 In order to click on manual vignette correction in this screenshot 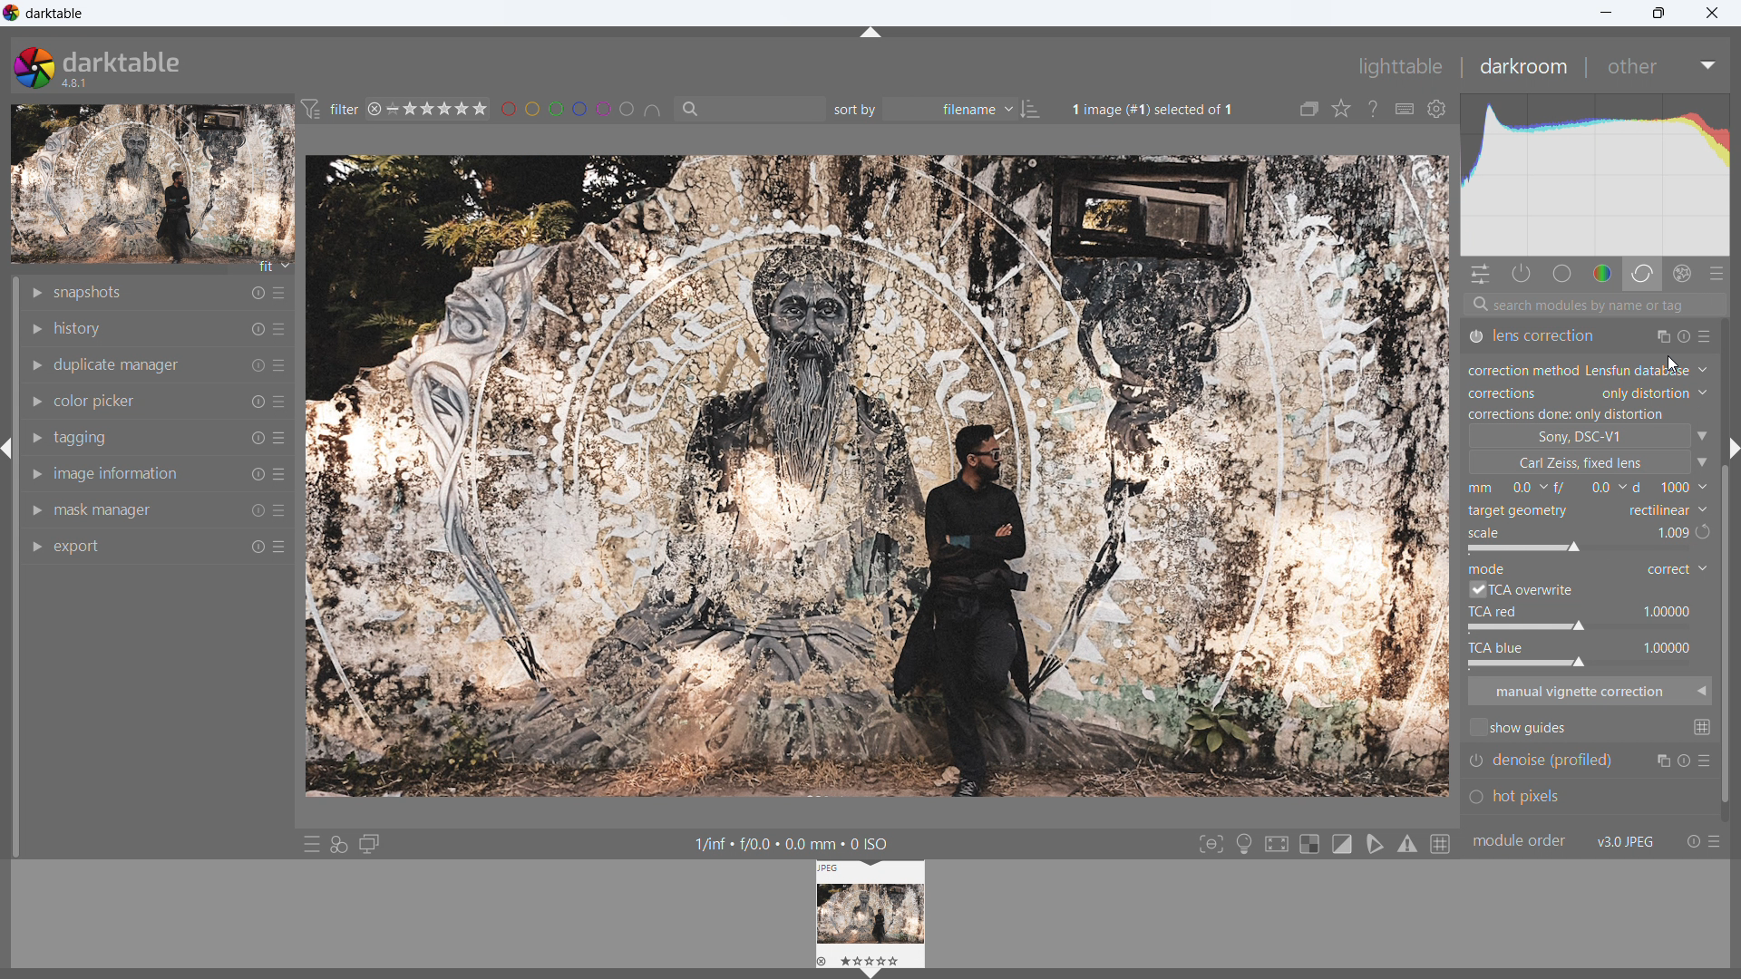, I will do `click(1590, 692)`.